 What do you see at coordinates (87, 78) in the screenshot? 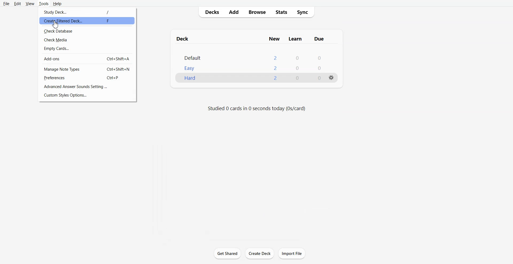
I see `Preferences` at bounding box center [87, 78].